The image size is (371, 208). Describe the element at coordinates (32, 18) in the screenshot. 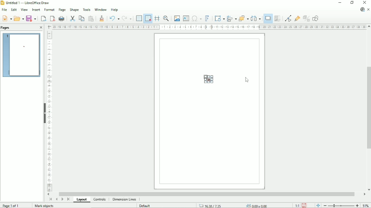

I see `Save` at that location.